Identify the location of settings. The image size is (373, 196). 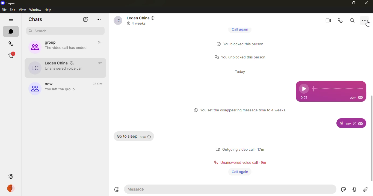
(11, 176).